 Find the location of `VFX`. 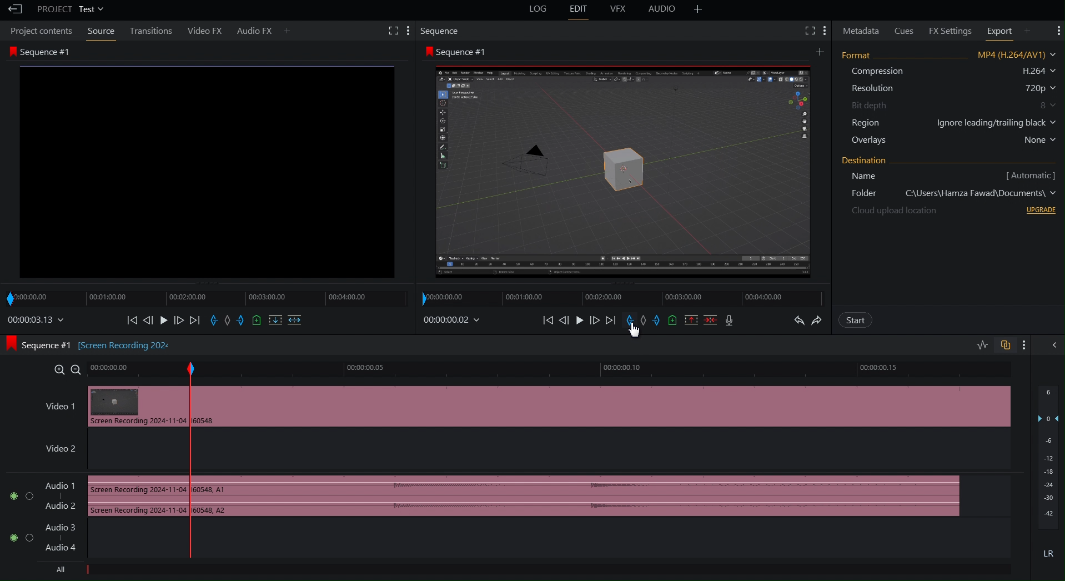

VFX is located at coordinates (621, 11).